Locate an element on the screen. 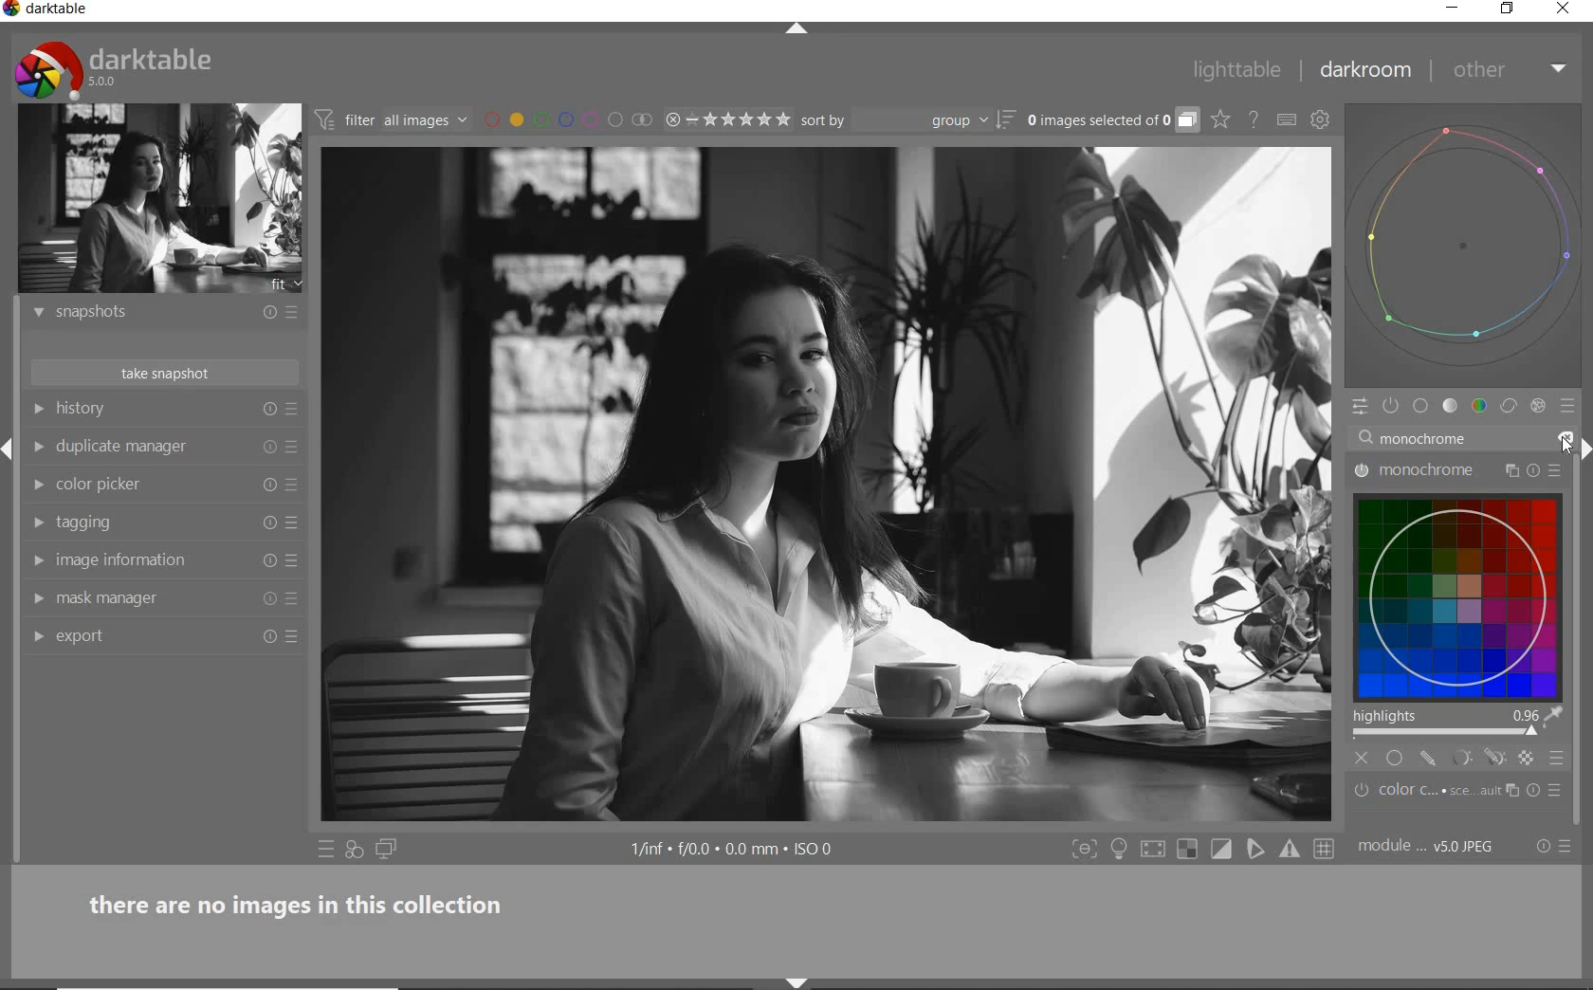 The height and width of the screenshot is (990, 1593). display a second darkroom image window is located at coordinates (387, 850).